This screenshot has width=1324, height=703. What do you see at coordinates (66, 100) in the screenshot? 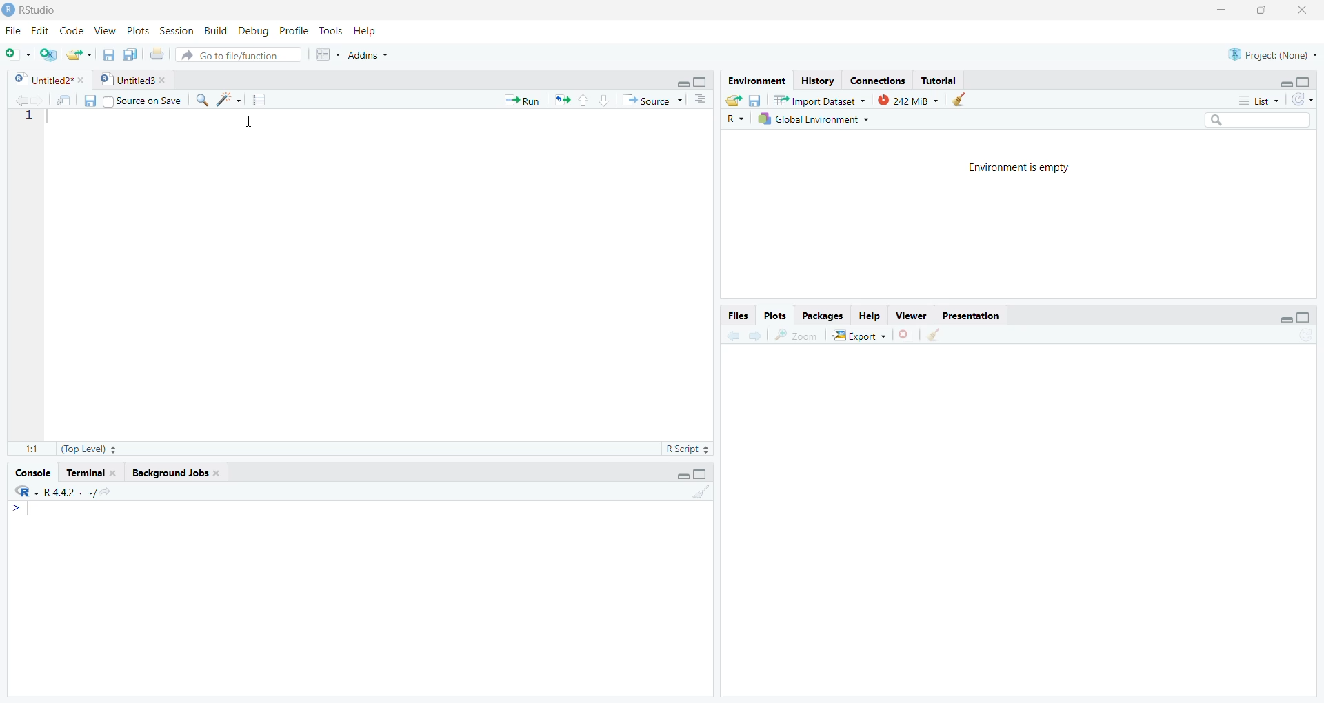
I see `show in window` at bounding box center [66, 100].